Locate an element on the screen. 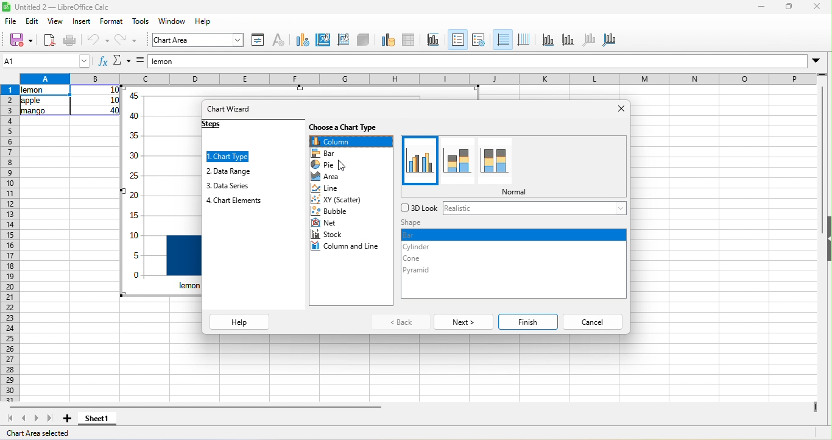 This screenshot has width=832, height=440. chart wall is located at coordinates (342, 40).